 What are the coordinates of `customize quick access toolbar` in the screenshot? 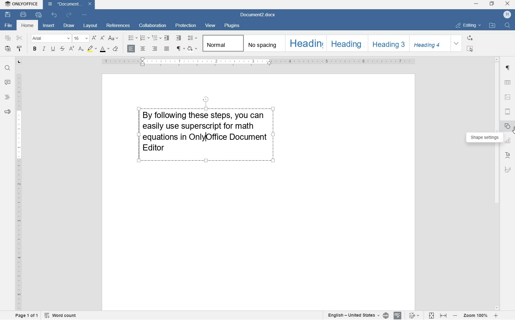 It's located at (85, 15).